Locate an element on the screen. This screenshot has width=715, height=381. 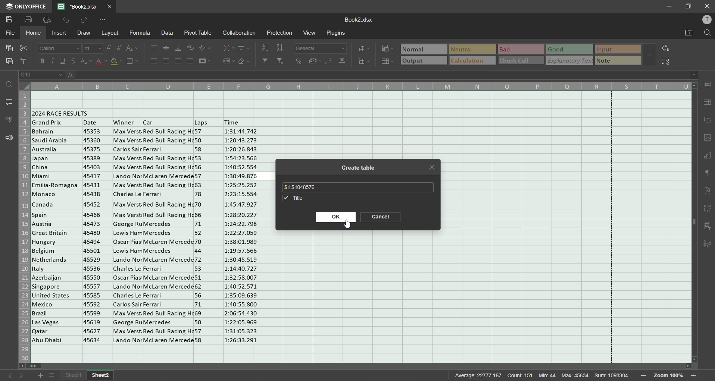
redo is located at coordinates (82, 20).